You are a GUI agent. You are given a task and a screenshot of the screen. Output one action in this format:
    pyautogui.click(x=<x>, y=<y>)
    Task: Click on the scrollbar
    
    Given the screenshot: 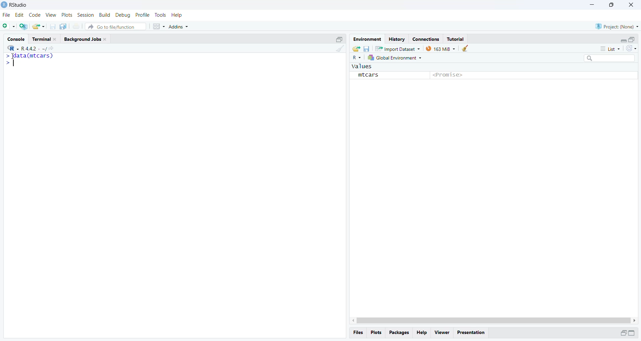 What is the action you would take?
    pyautogui.click(x=494, y=320)
    